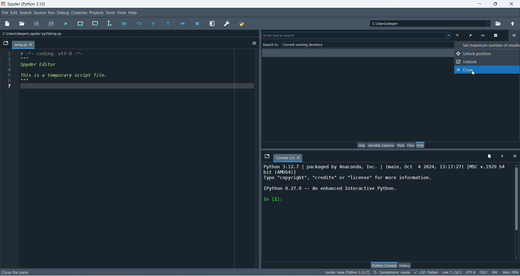  Describe the element at coordinates (80, 24) in the screenshot. I see `run current cell` at that location.